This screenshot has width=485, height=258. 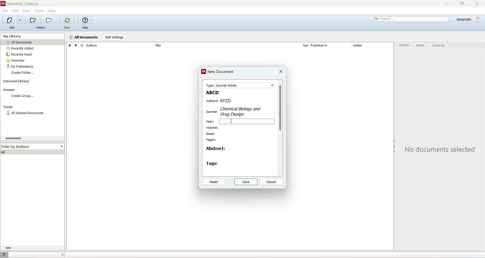 What do you see at coordinates (52, 11) in the screenshot?
I see `help` at bounding box center [52, 11].